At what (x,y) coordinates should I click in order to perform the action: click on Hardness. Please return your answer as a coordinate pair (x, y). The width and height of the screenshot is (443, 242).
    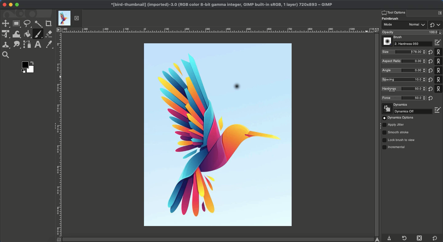
    Looking at the image, I should click on (413, 44).